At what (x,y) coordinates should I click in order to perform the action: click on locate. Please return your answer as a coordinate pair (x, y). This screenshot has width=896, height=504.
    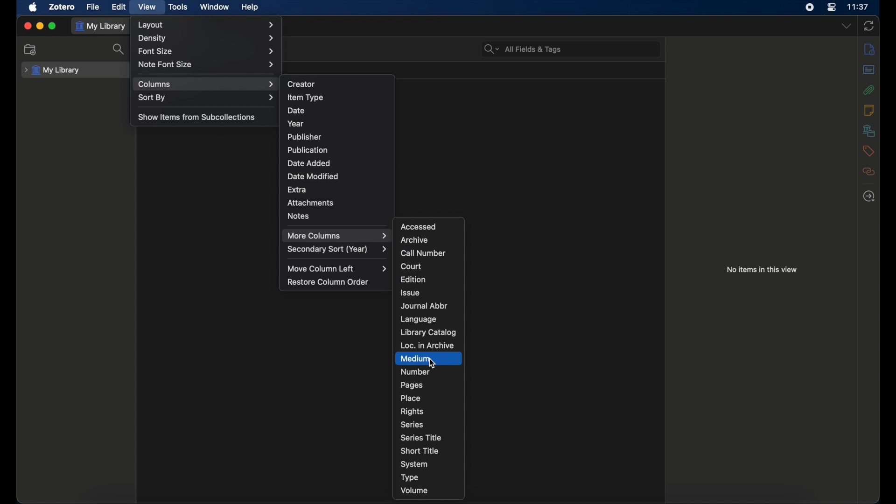
    Looking at the image, I should click on (868, 196).